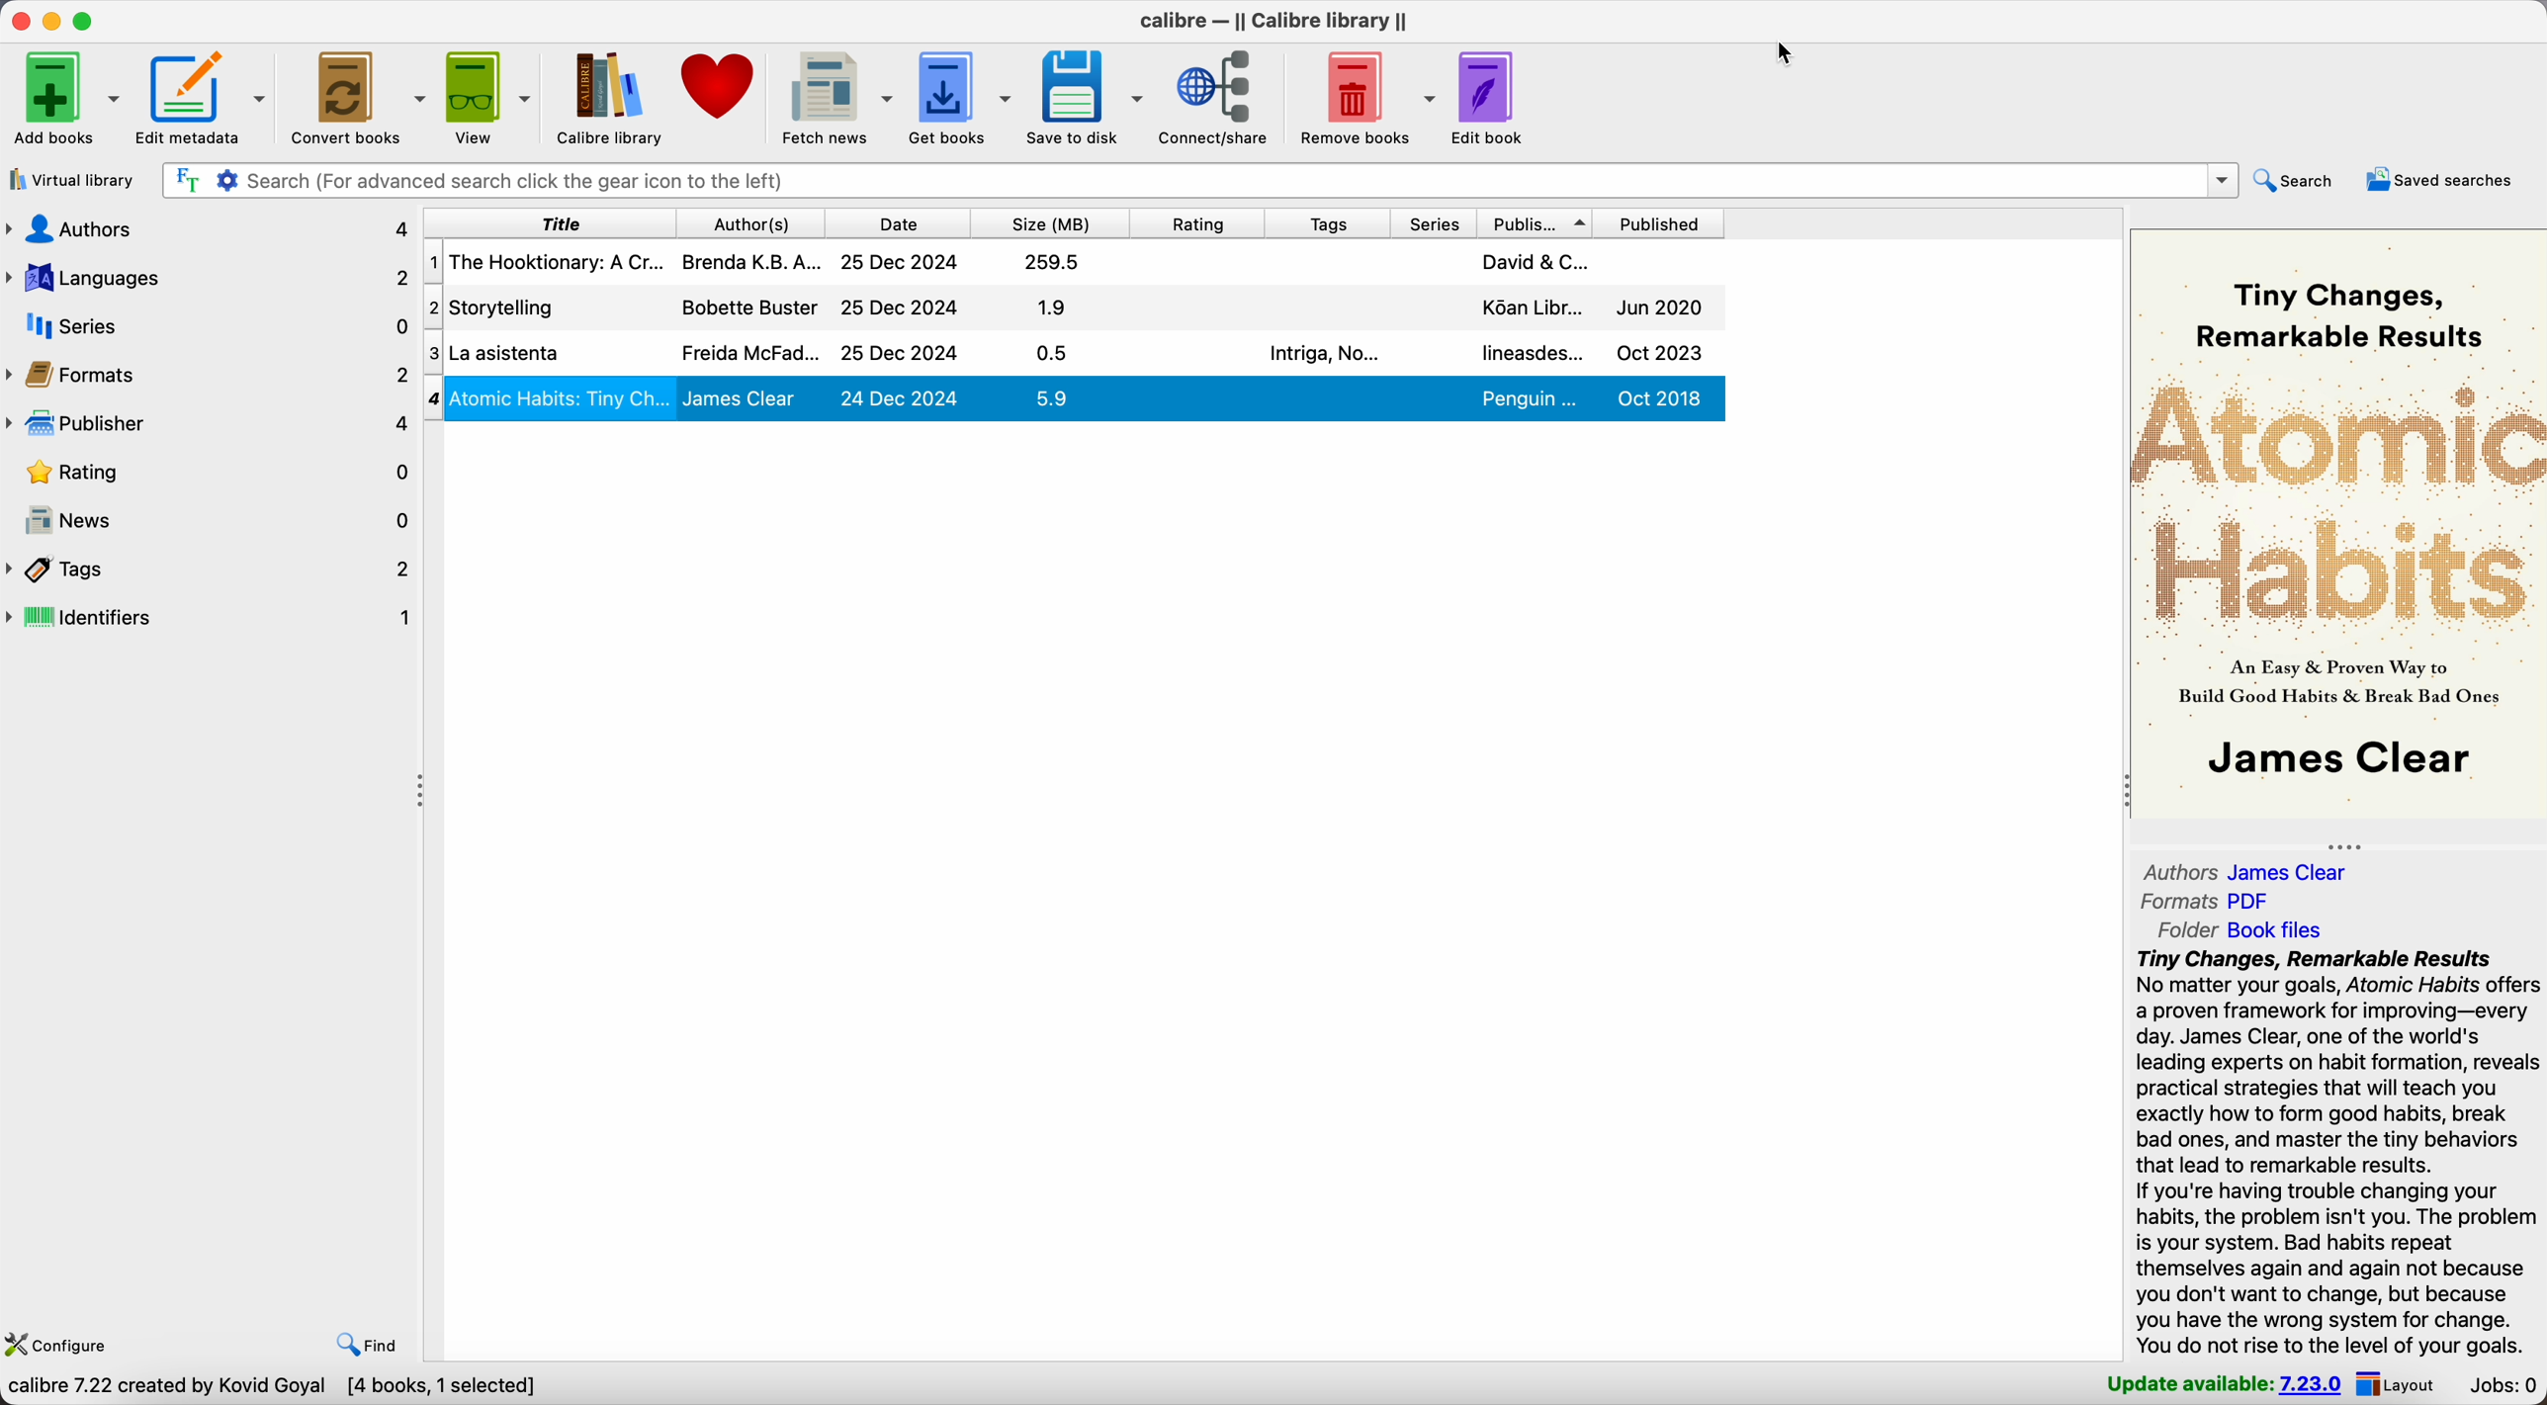 This screenshot has height=1405, width=2547. Describe the element at coordinates (212, 619) in the screenshot. I see `identifiers` at that location.